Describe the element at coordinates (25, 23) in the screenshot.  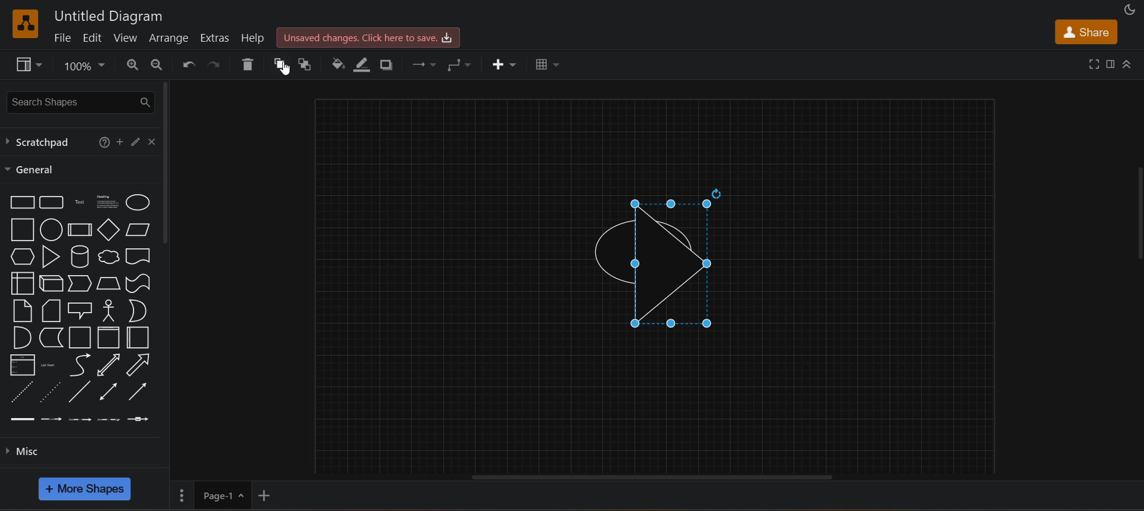
I see `draw.io logo` at that location.